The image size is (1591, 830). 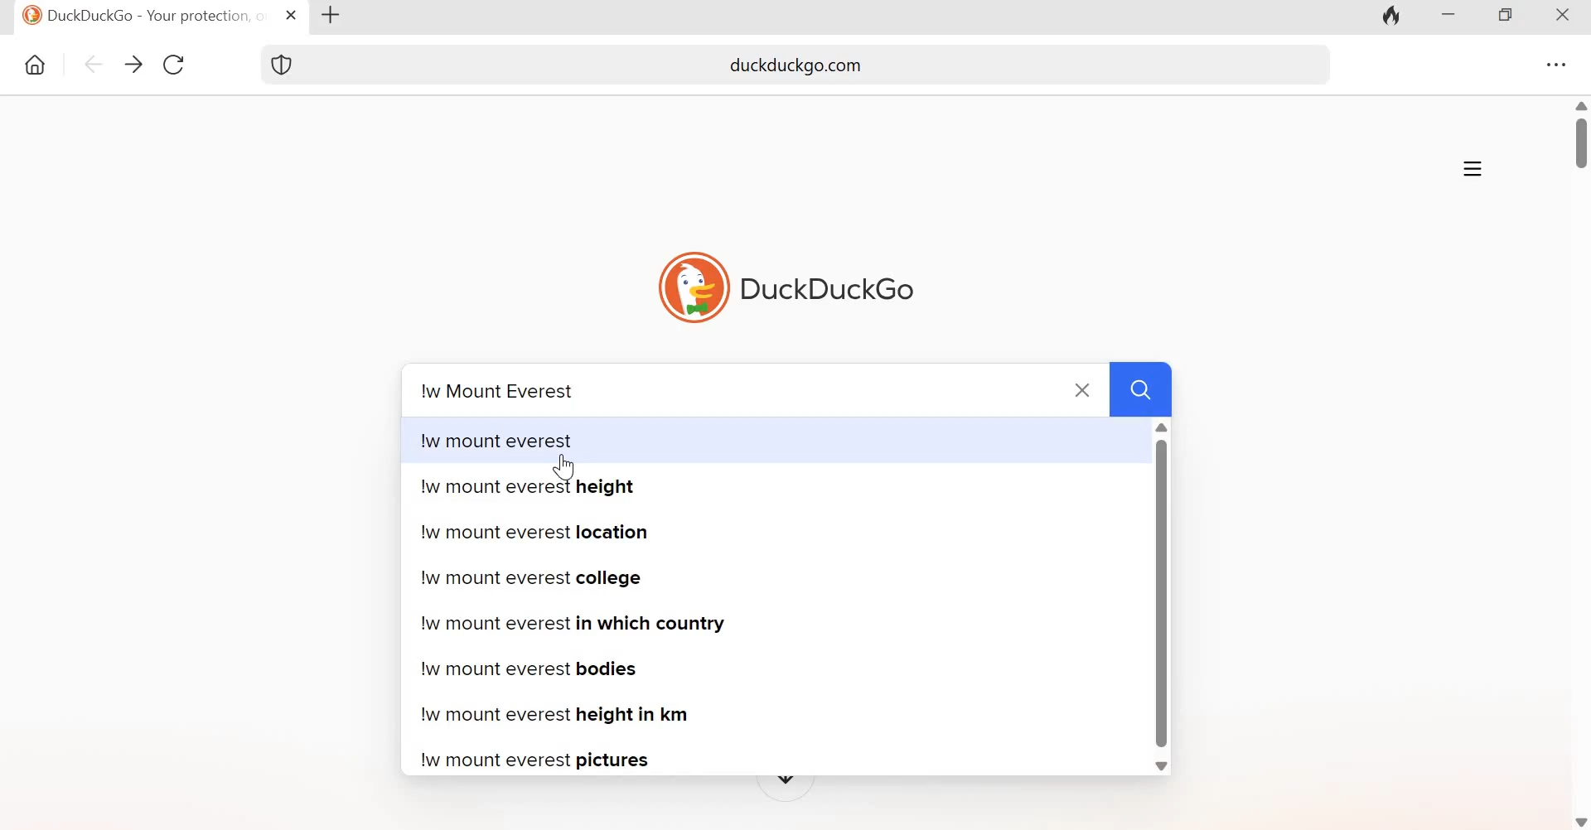 What do you see at coordinates (1142, 388) in the screenshot?
I see `Search` at bounding box center [1142, 388].